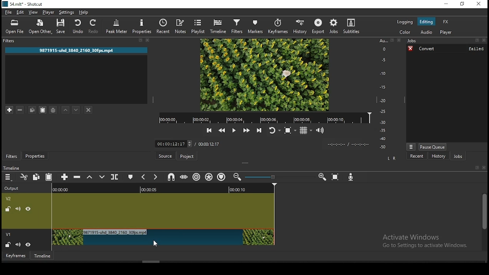  What do you see at coordinates (444, 4) in the screenshot?
I see `minimize` at bounding box center [444, 4].